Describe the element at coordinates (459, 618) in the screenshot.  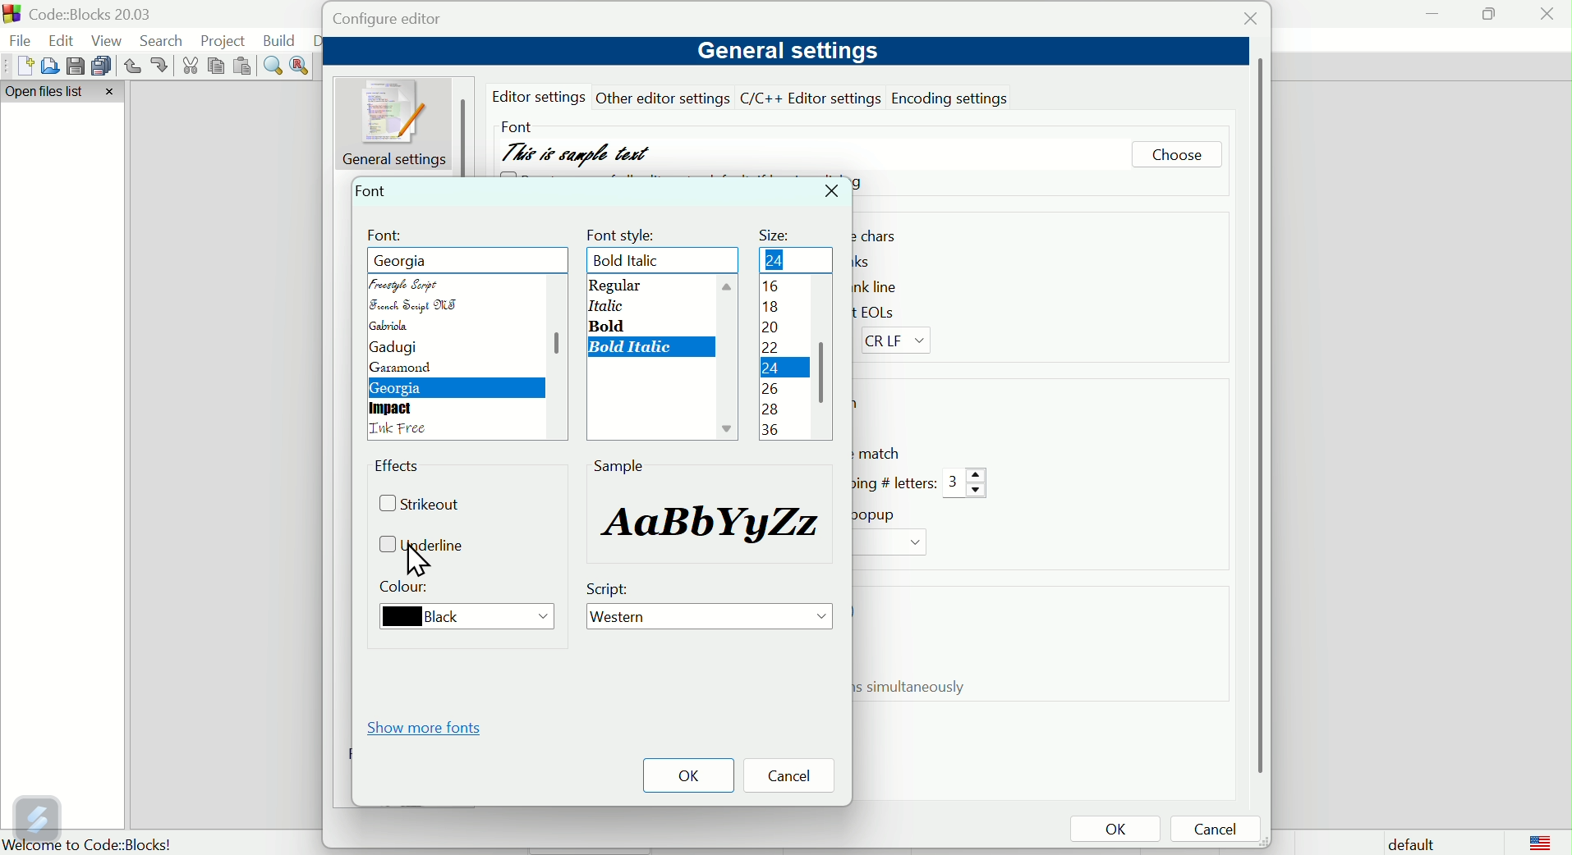
I see `Black` at that location.